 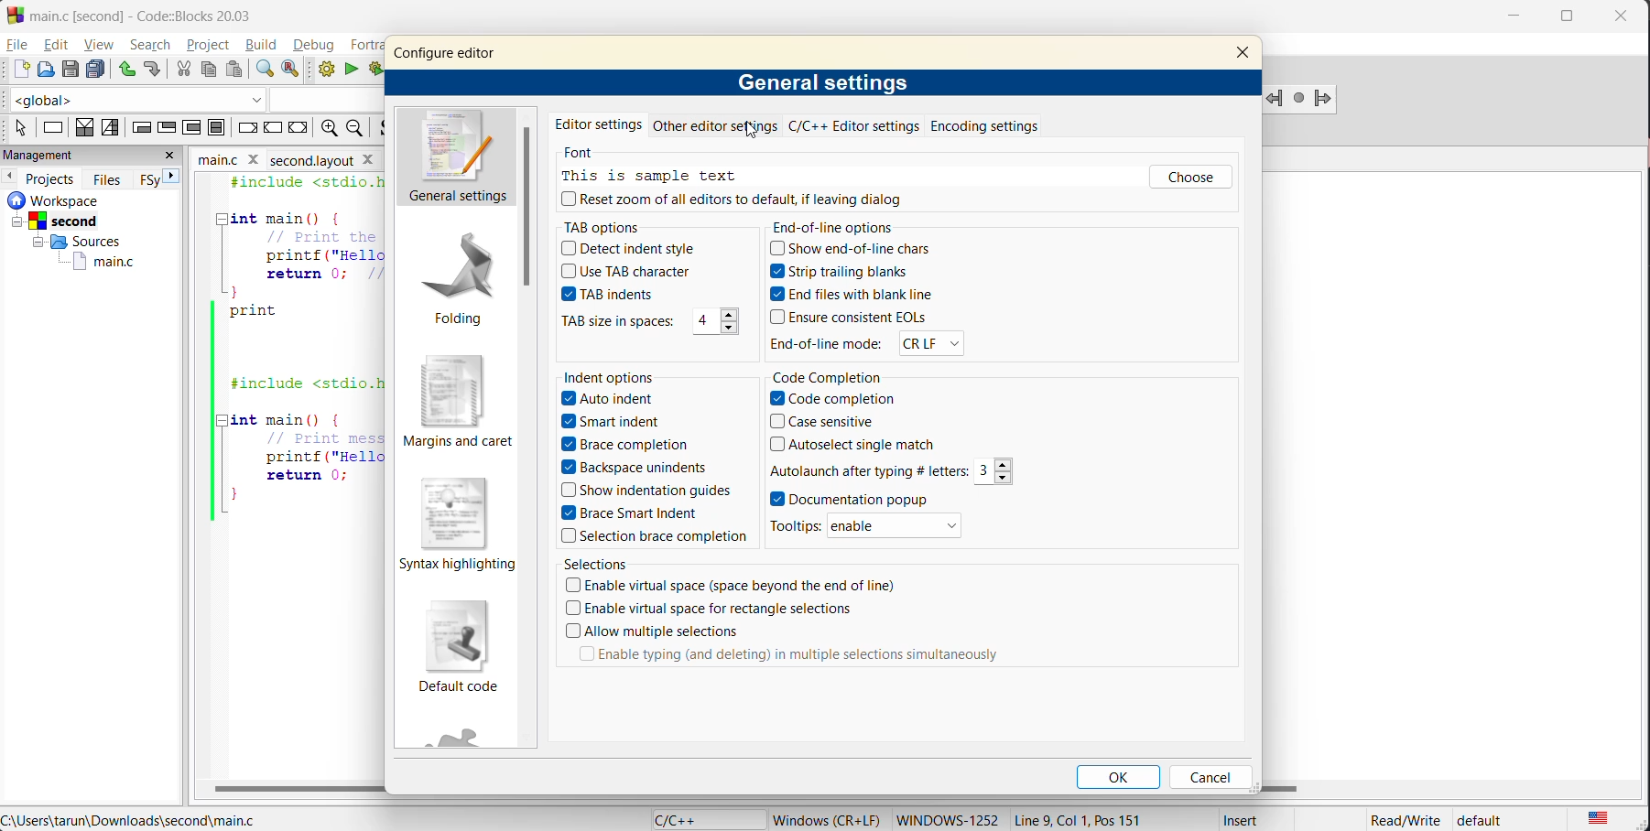 I want to click on margins and caret, so click(x=460, y=402).